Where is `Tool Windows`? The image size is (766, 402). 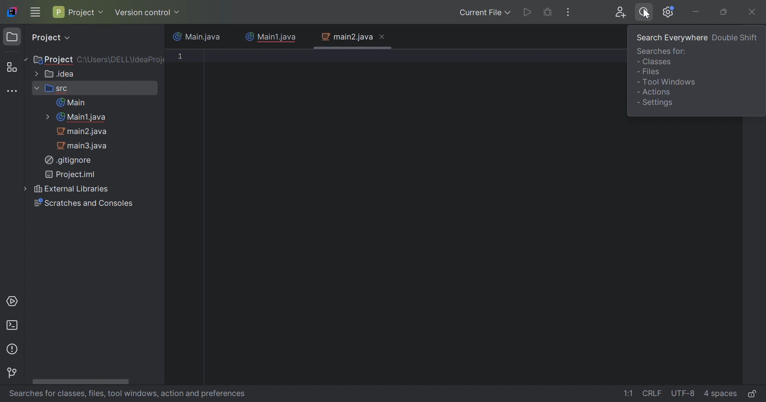
Tool Windows is located at coordinates (667, 82).